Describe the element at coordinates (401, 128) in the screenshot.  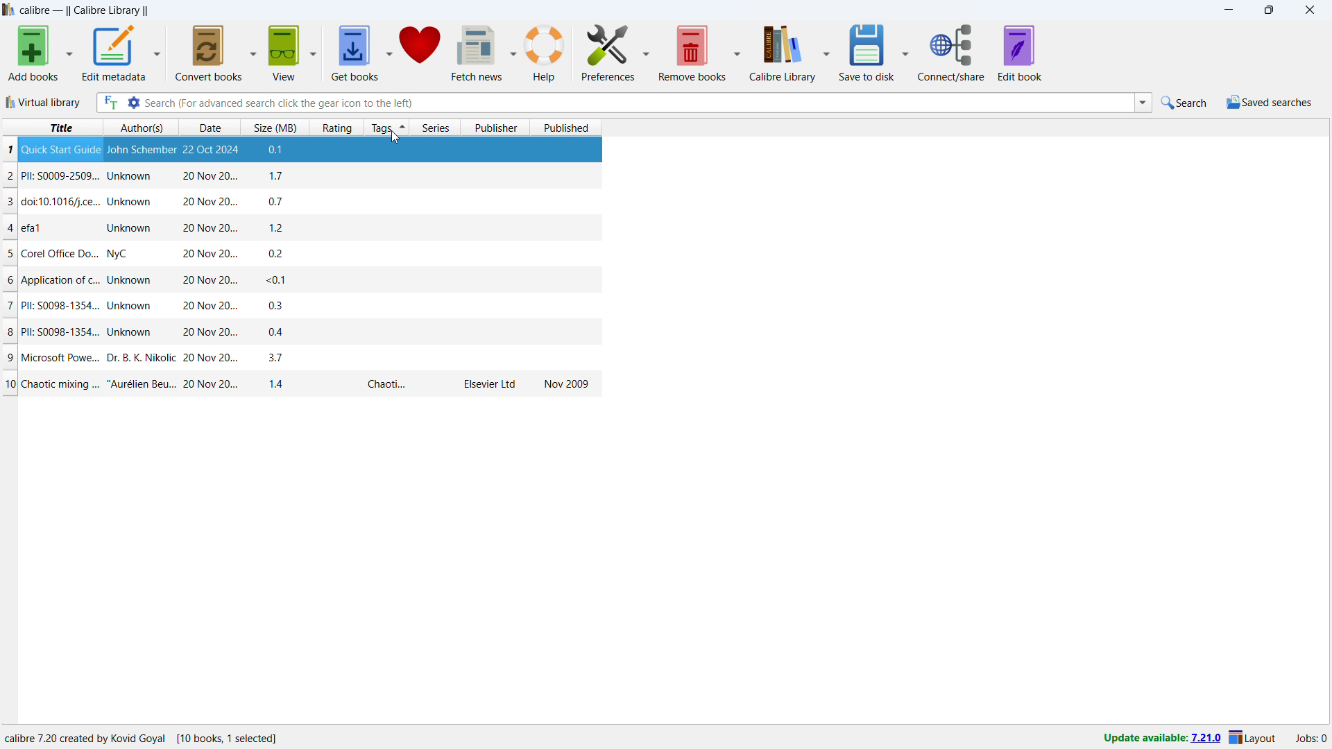
I see `sorted by tags in ascending order` at that location.